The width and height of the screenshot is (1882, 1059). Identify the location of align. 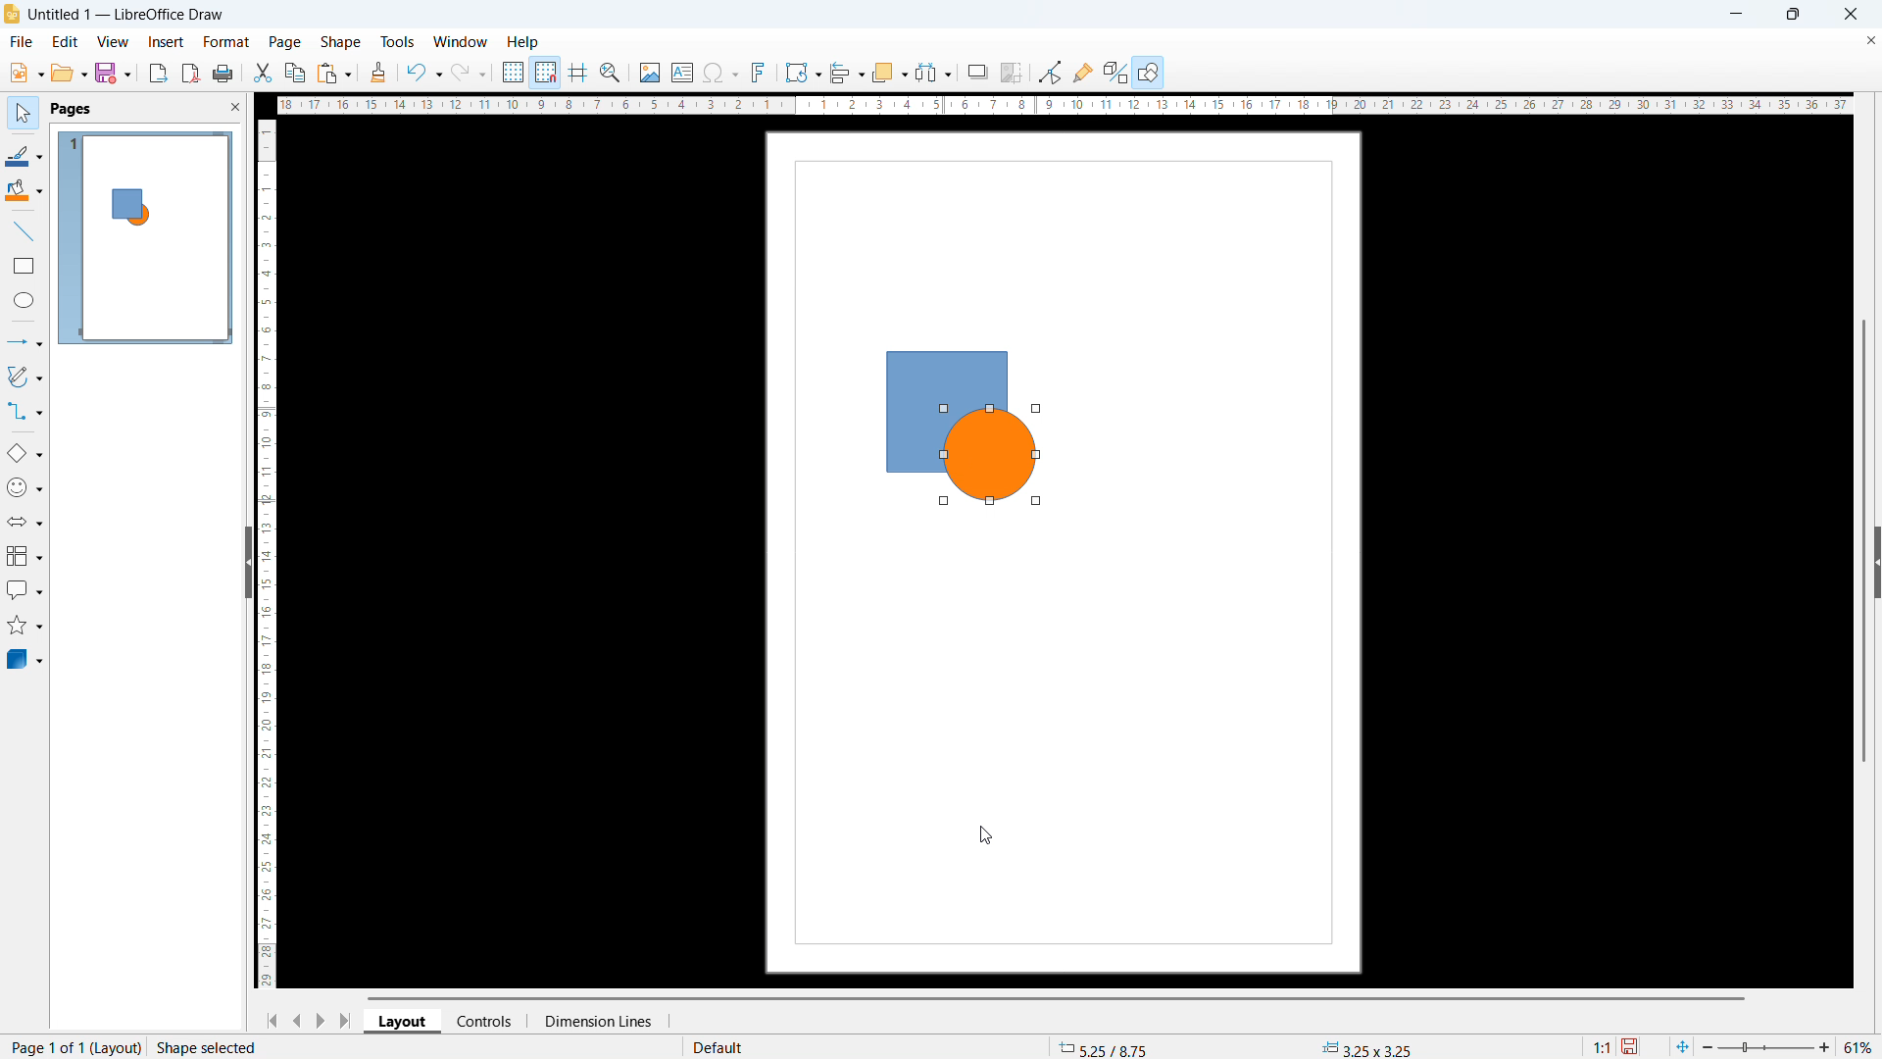
(847, 74).